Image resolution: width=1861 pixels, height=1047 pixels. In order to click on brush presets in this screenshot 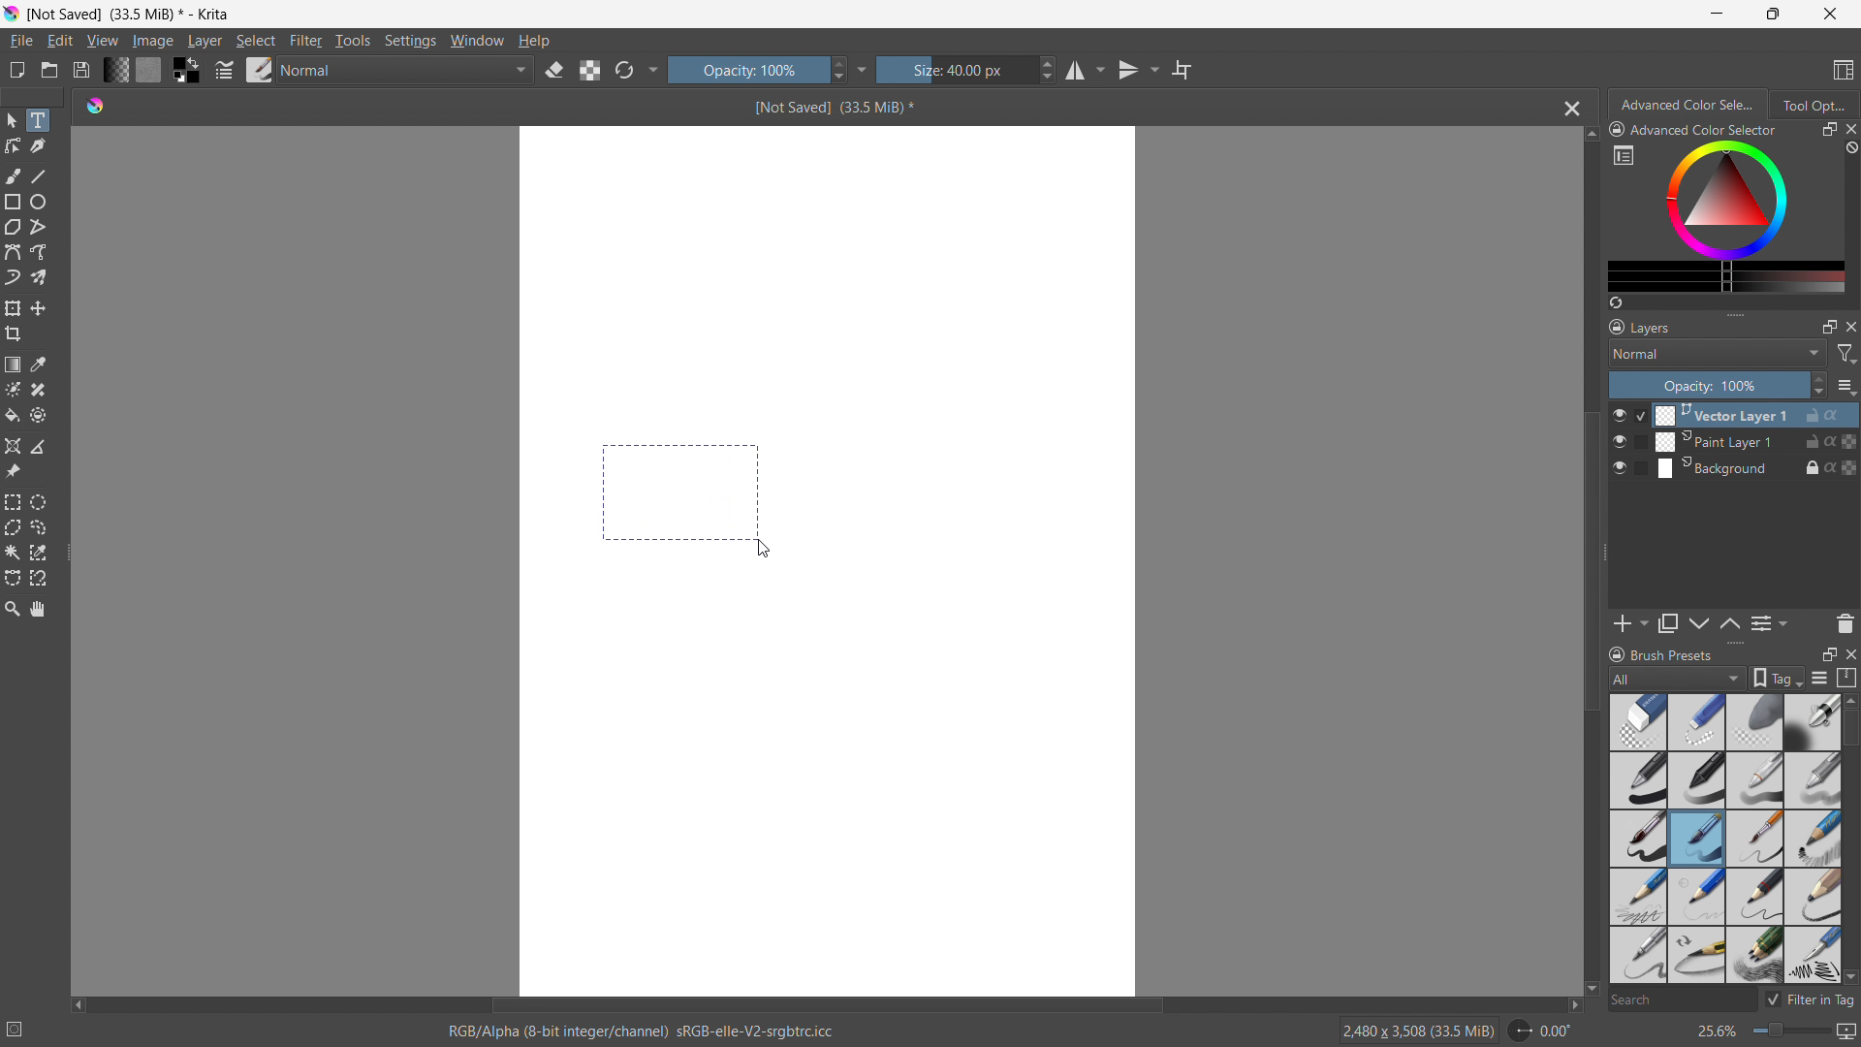, I will do `click(1660, 653)`.